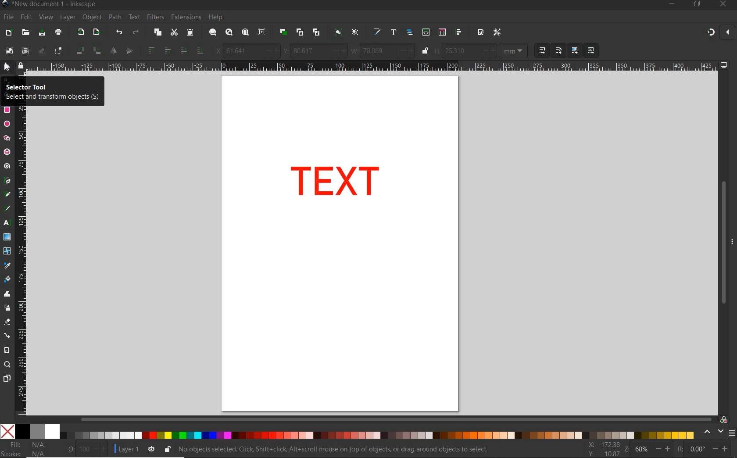  What do you see at coordinates (336, 449) in the screenshot?
I see `no objects selected` at bounding box center [336, 449].